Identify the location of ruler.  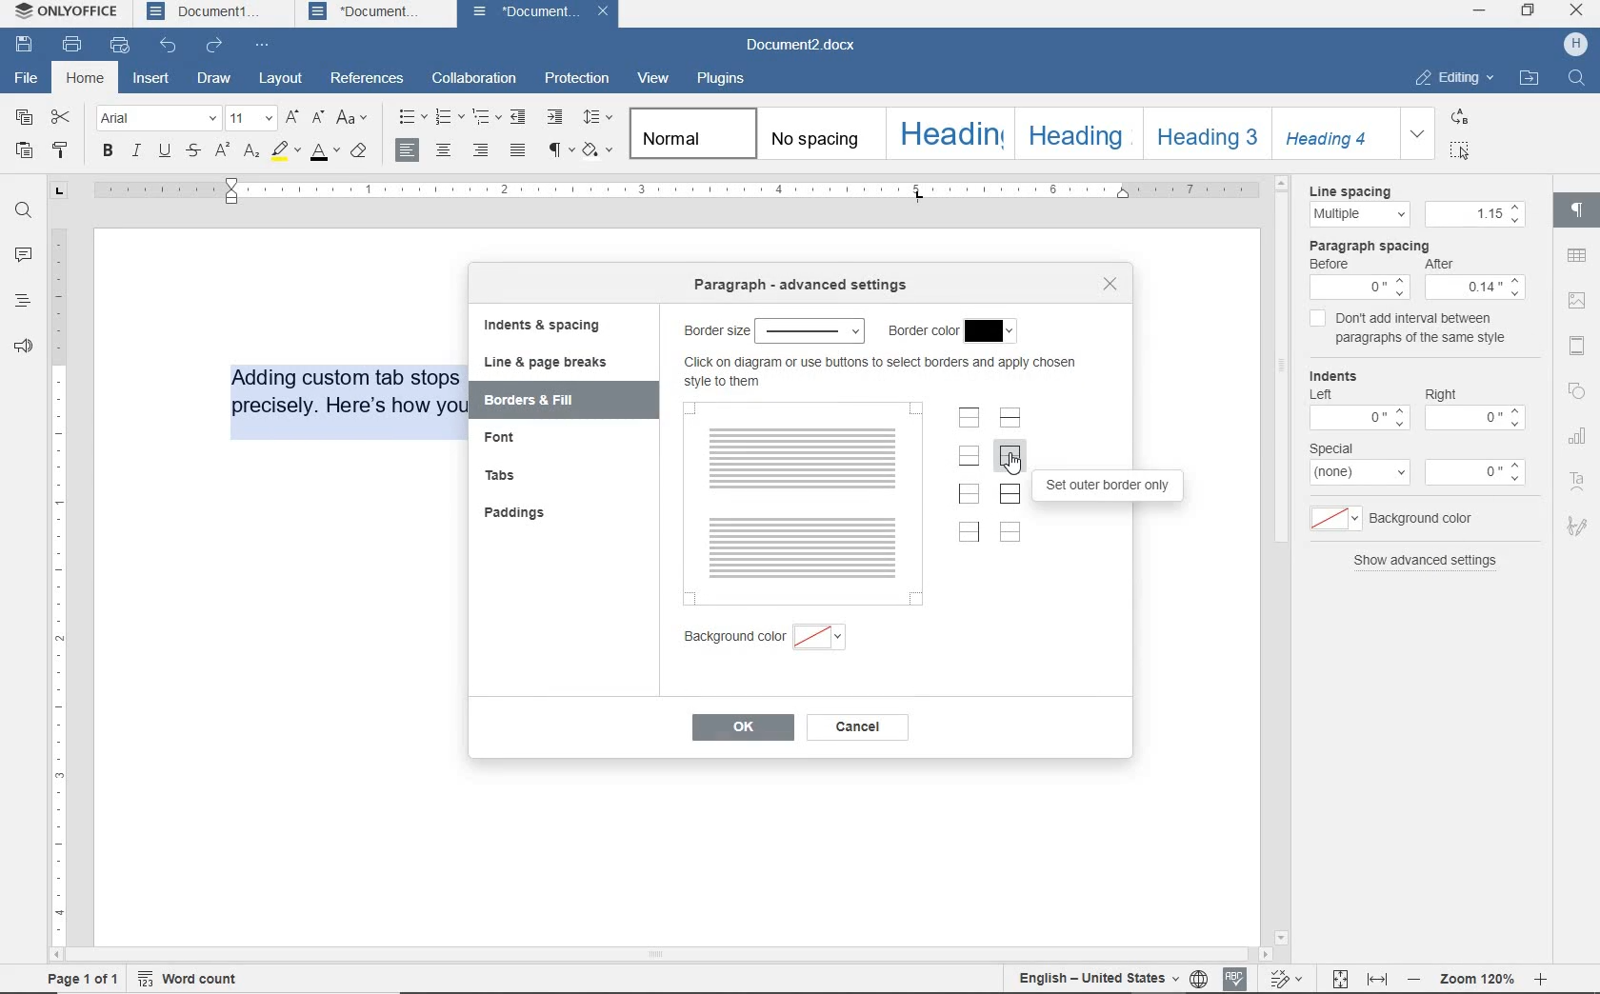
(705, 187).